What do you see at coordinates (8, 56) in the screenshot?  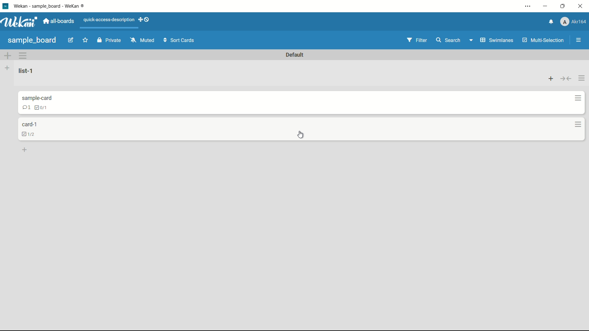 I see `add swimlane` at bounding box center [8, 56].